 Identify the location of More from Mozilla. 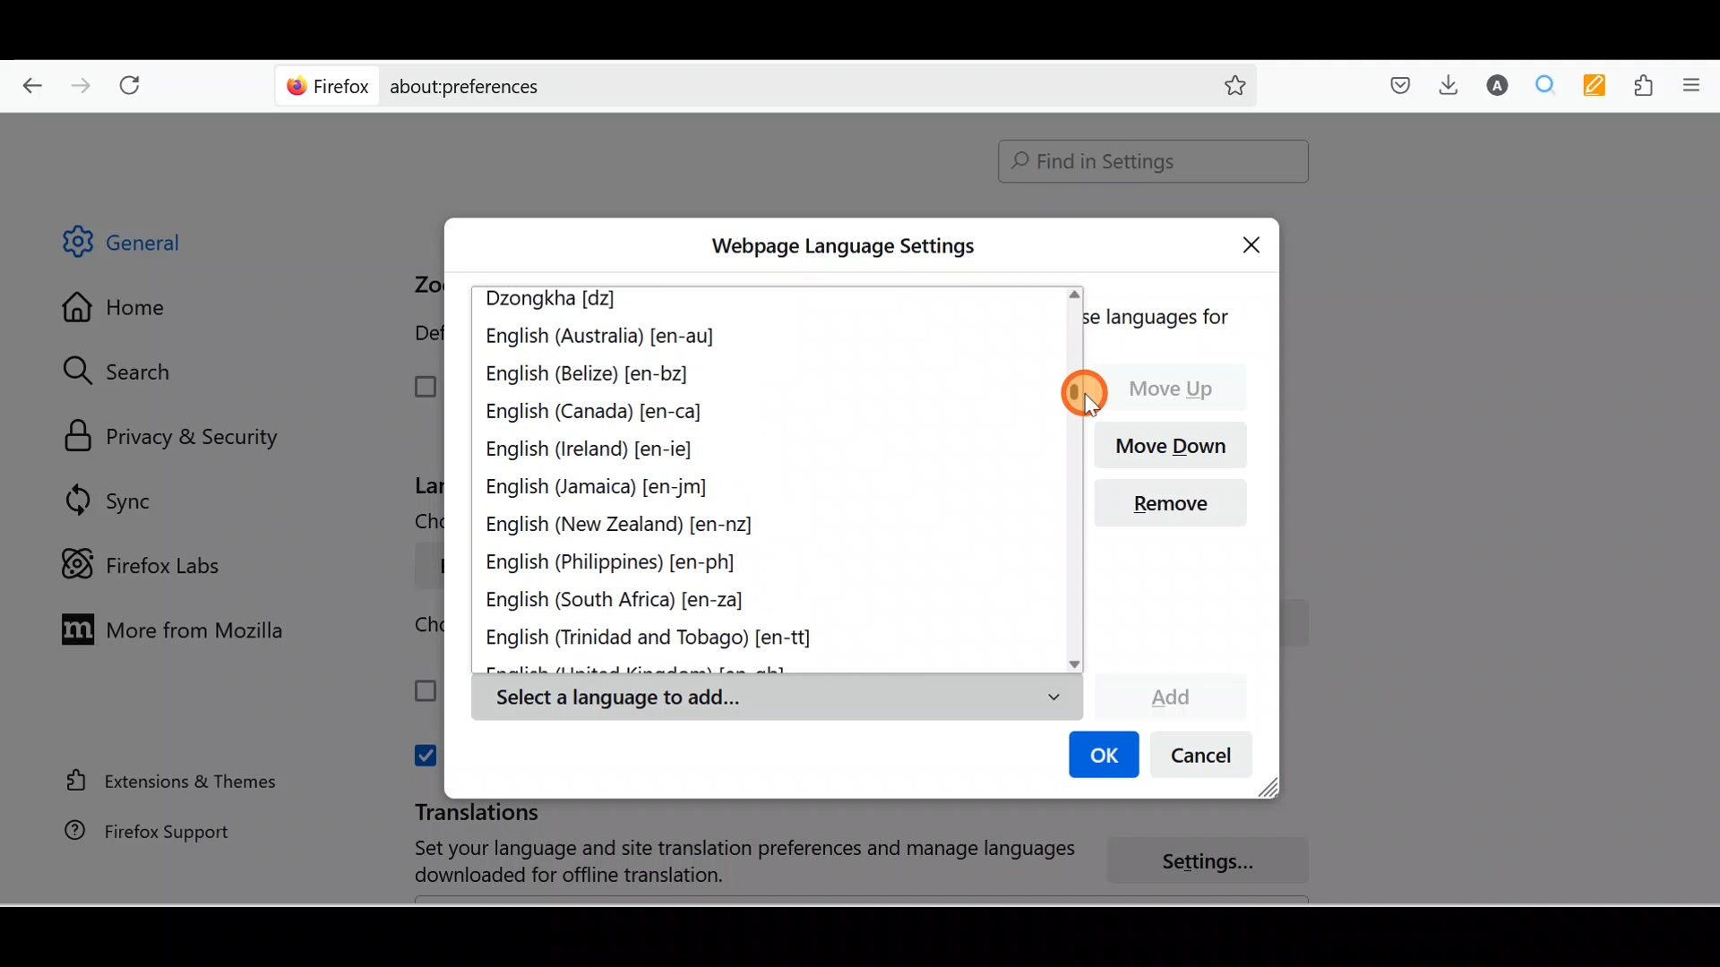
(168, 628).